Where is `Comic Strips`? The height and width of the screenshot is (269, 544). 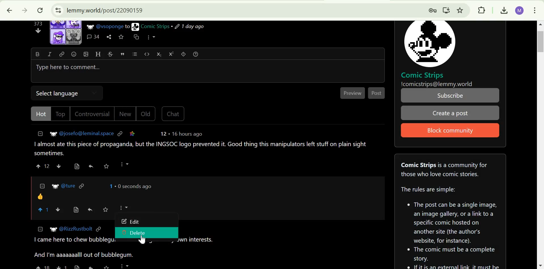 Comic Strips is located at coordinates (155, 26).